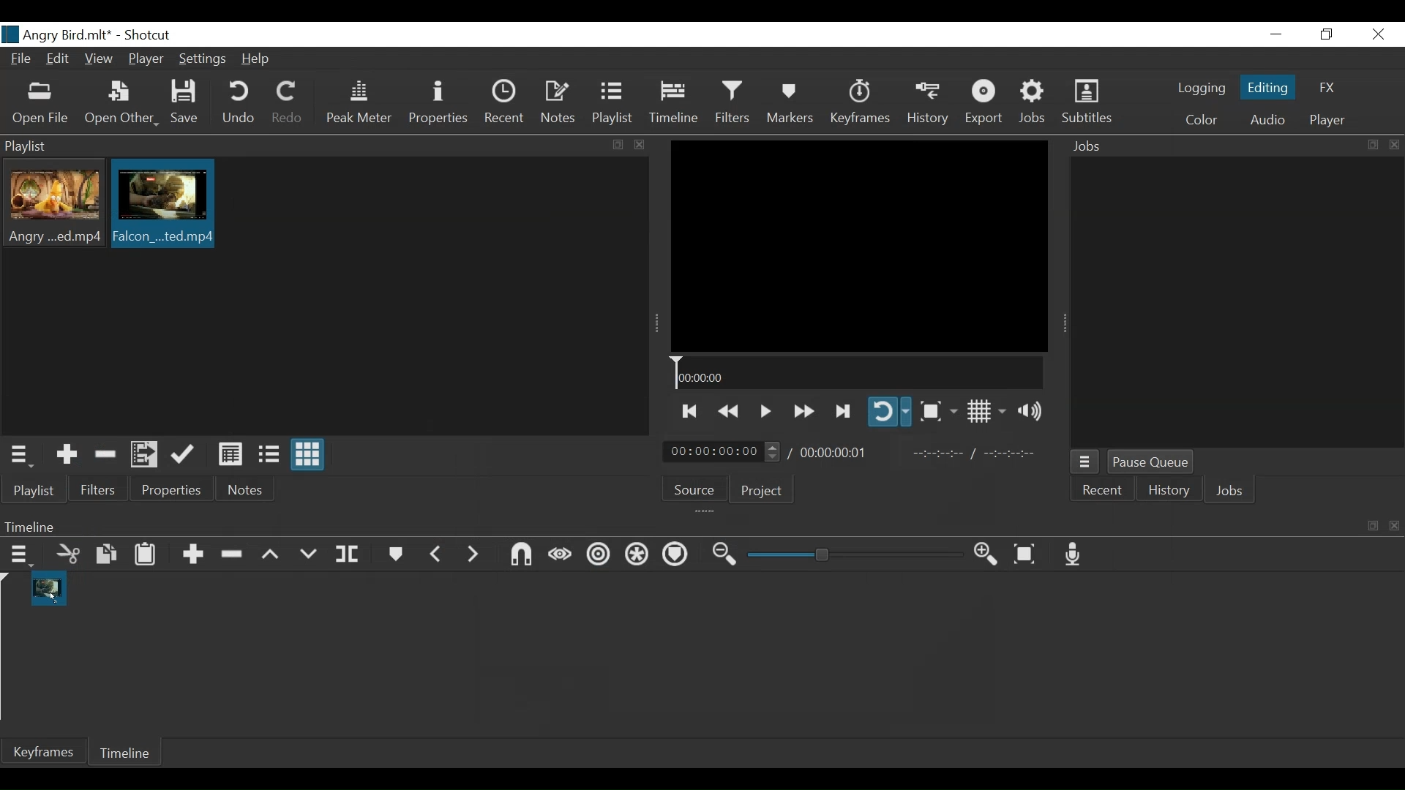  What do you see at coordinates (119, 754) in the screenshot?
I see `Timeline` at bounding box center [119, 754].